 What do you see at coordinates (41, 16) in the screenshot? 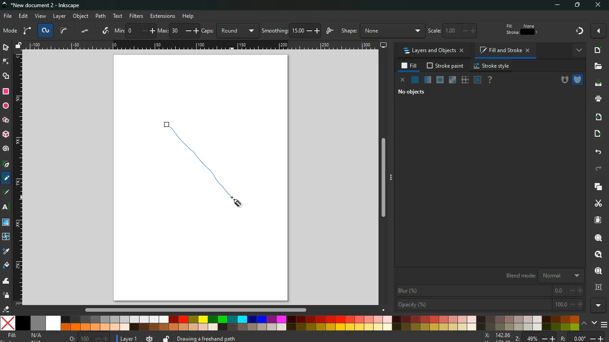
I see `view` at bounding box center [41, 16].